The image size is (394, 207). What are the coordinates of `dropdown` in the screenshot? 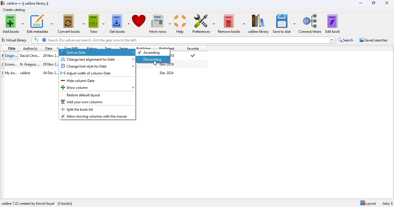 It's located at (332, 40).